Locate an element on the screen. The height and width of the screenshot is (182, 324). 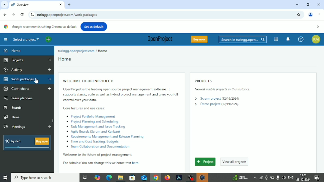
For Admins: You can change this welcome text is located at coordinates (93, 163).